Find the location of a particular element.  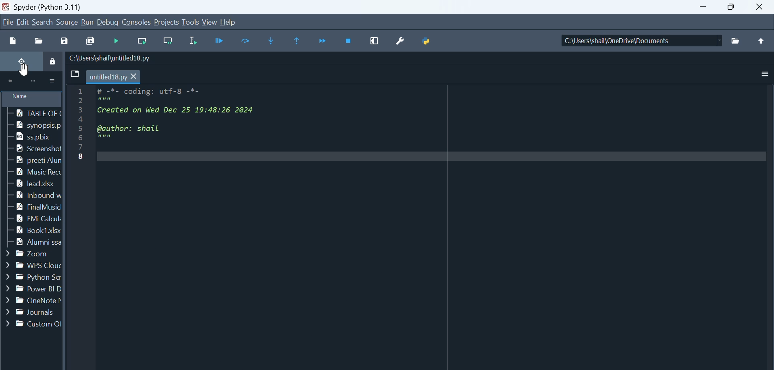

line number is located at coordinates (80, 174).